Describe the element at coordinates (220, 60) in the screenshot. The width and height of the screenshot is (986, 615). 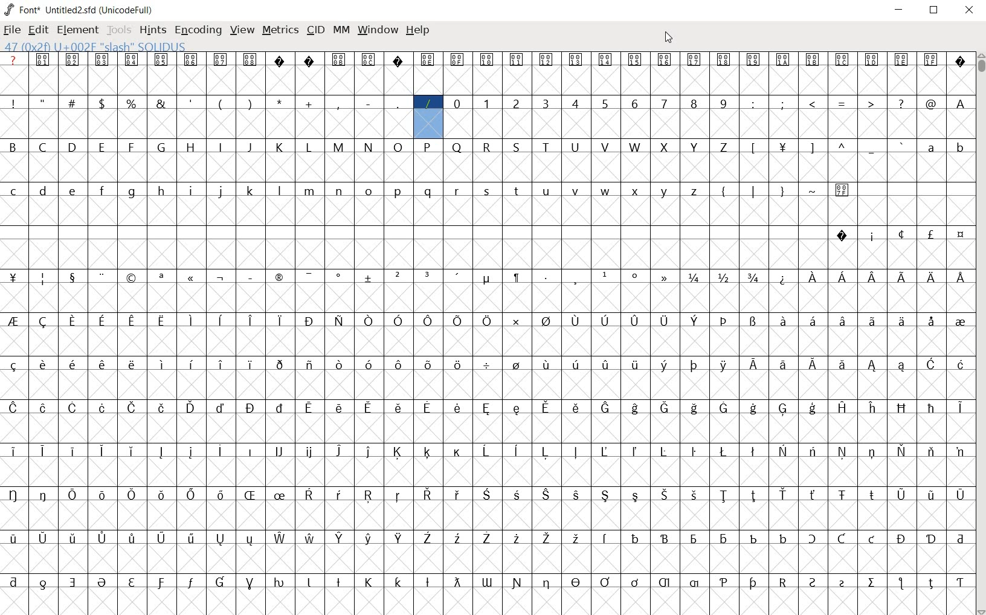
I see `glyph` at that location.